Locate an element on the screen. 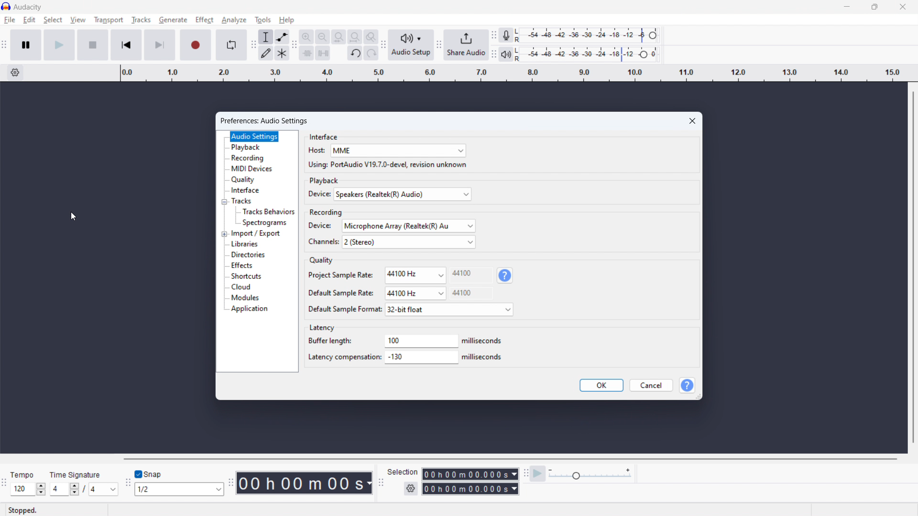 The image size is (918, 516). close is located at coordinates (902, 8).